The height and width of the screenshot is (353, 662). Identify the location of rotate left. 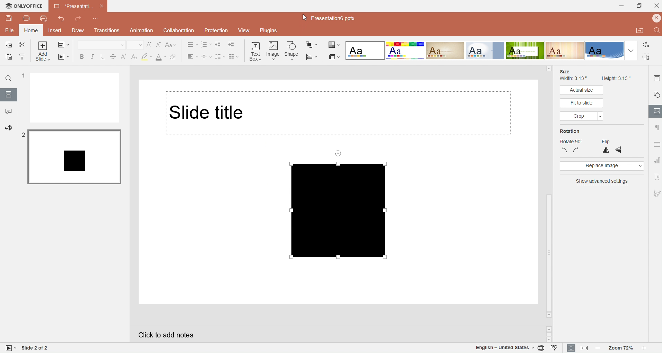
(564, 150).